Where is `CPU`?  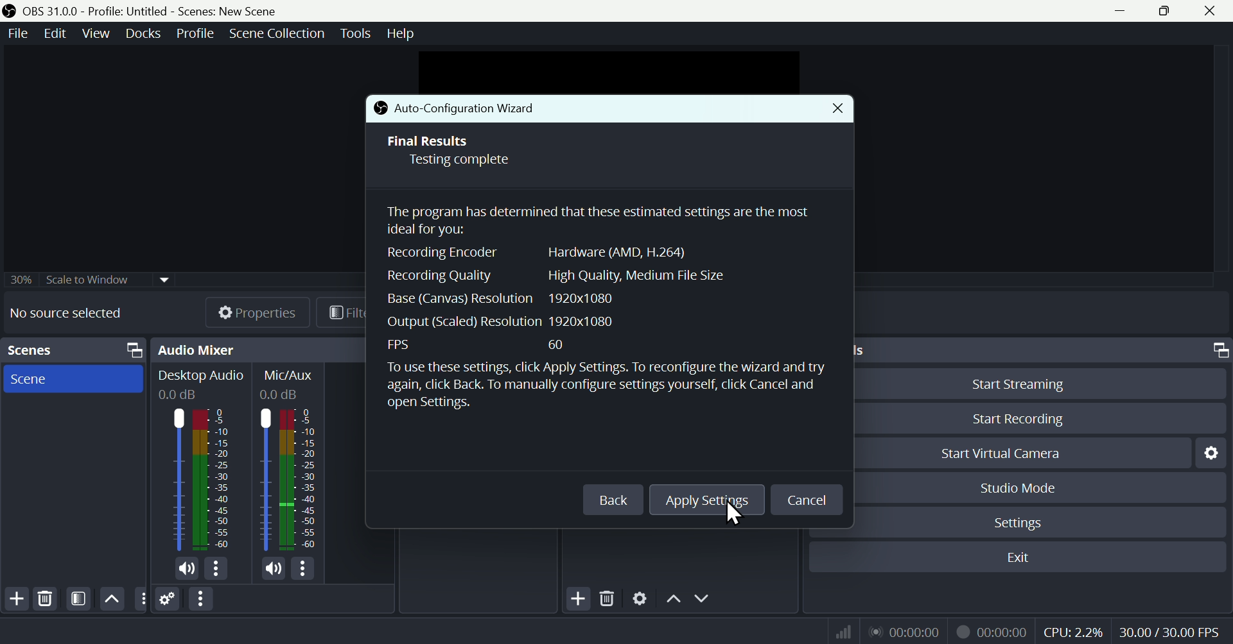
CPU is located at coordinates (1072, 630).